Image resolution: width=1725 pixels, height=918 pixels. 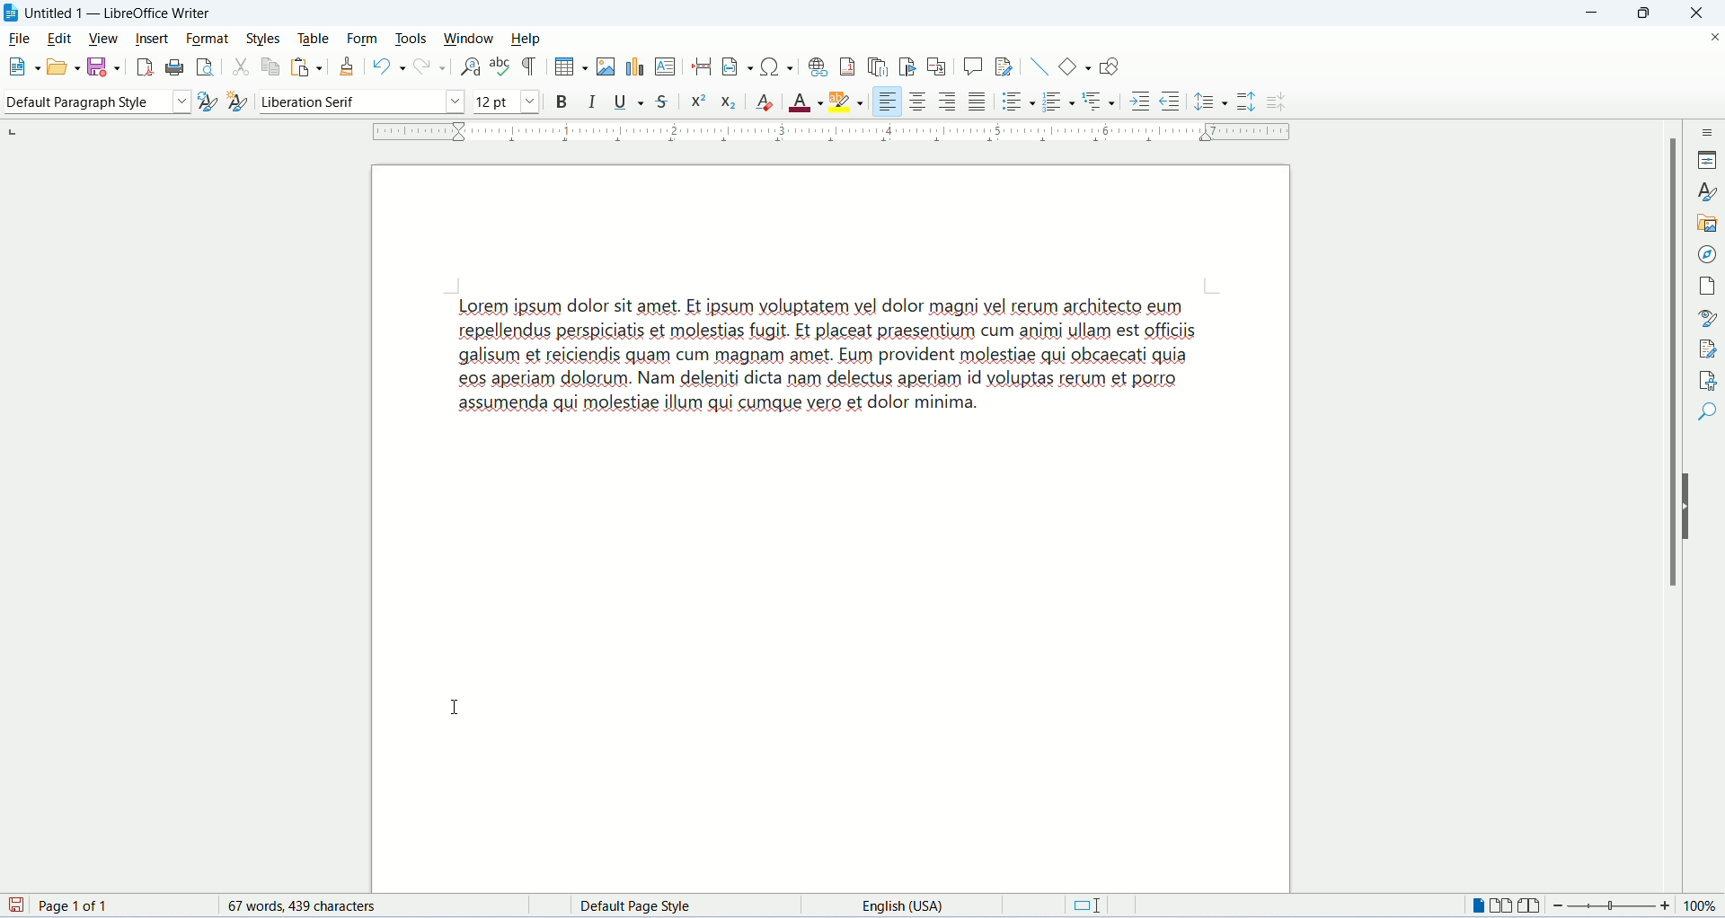 What do you see at coordinates (457, 708) in the screenshot?
I see `I beam cursor` at bounding box center [457, 708].